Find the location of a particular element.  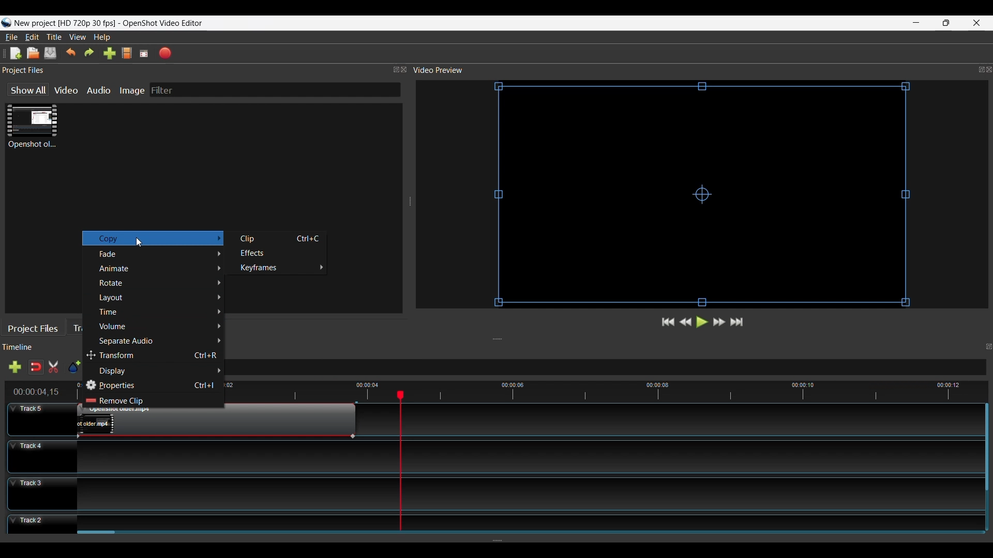

Video Preview is located at coordinates (702, 70).